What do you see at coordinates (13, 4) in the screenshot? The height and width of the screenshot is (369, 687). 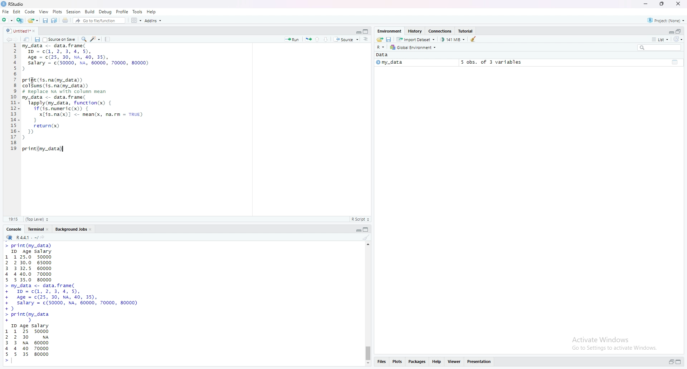 I see `Rstudio` at bounding box center [13, 4].